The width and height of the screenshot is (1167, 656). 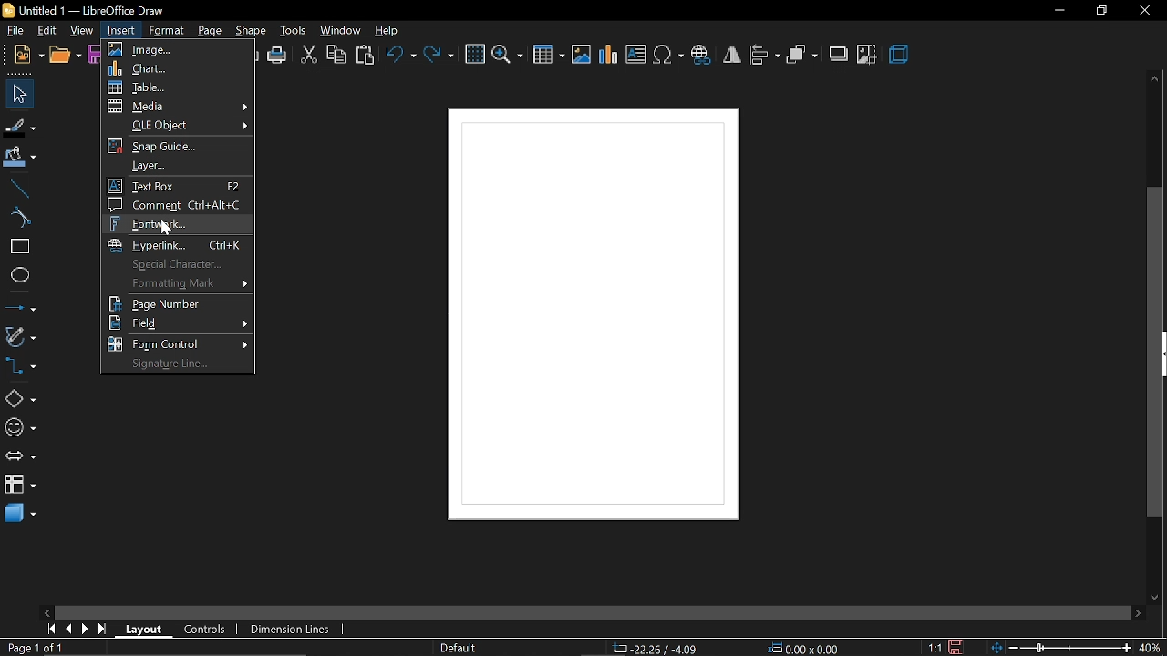 I want to click on fontwork, so click(x=177, y=224).